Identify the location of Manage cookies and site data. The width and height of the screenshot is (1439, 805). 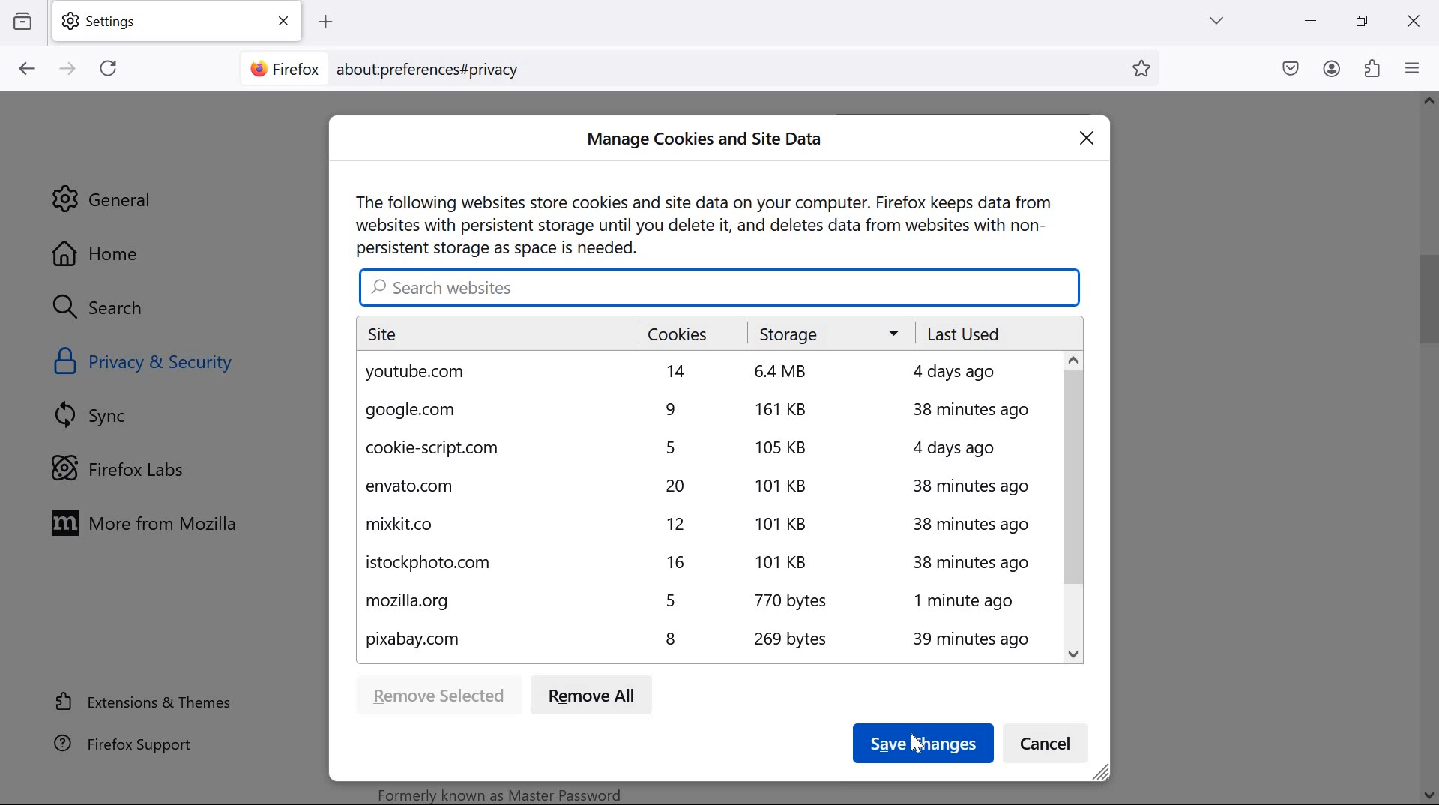
(709, 140).